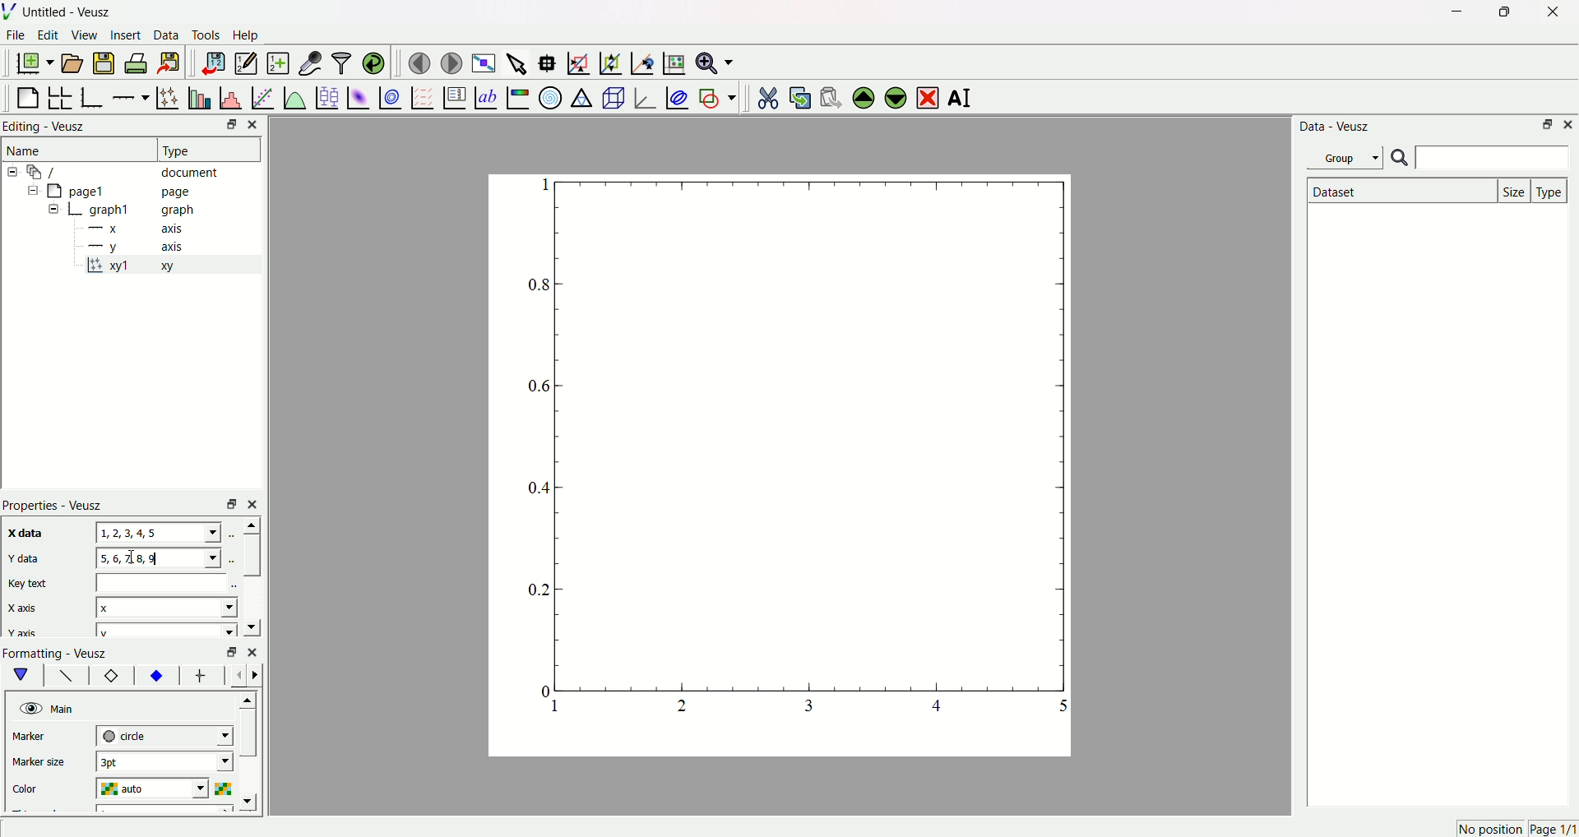  Describe the element at coordinates (1399, 191) in the screenshot. I see `Dataset` at that location.